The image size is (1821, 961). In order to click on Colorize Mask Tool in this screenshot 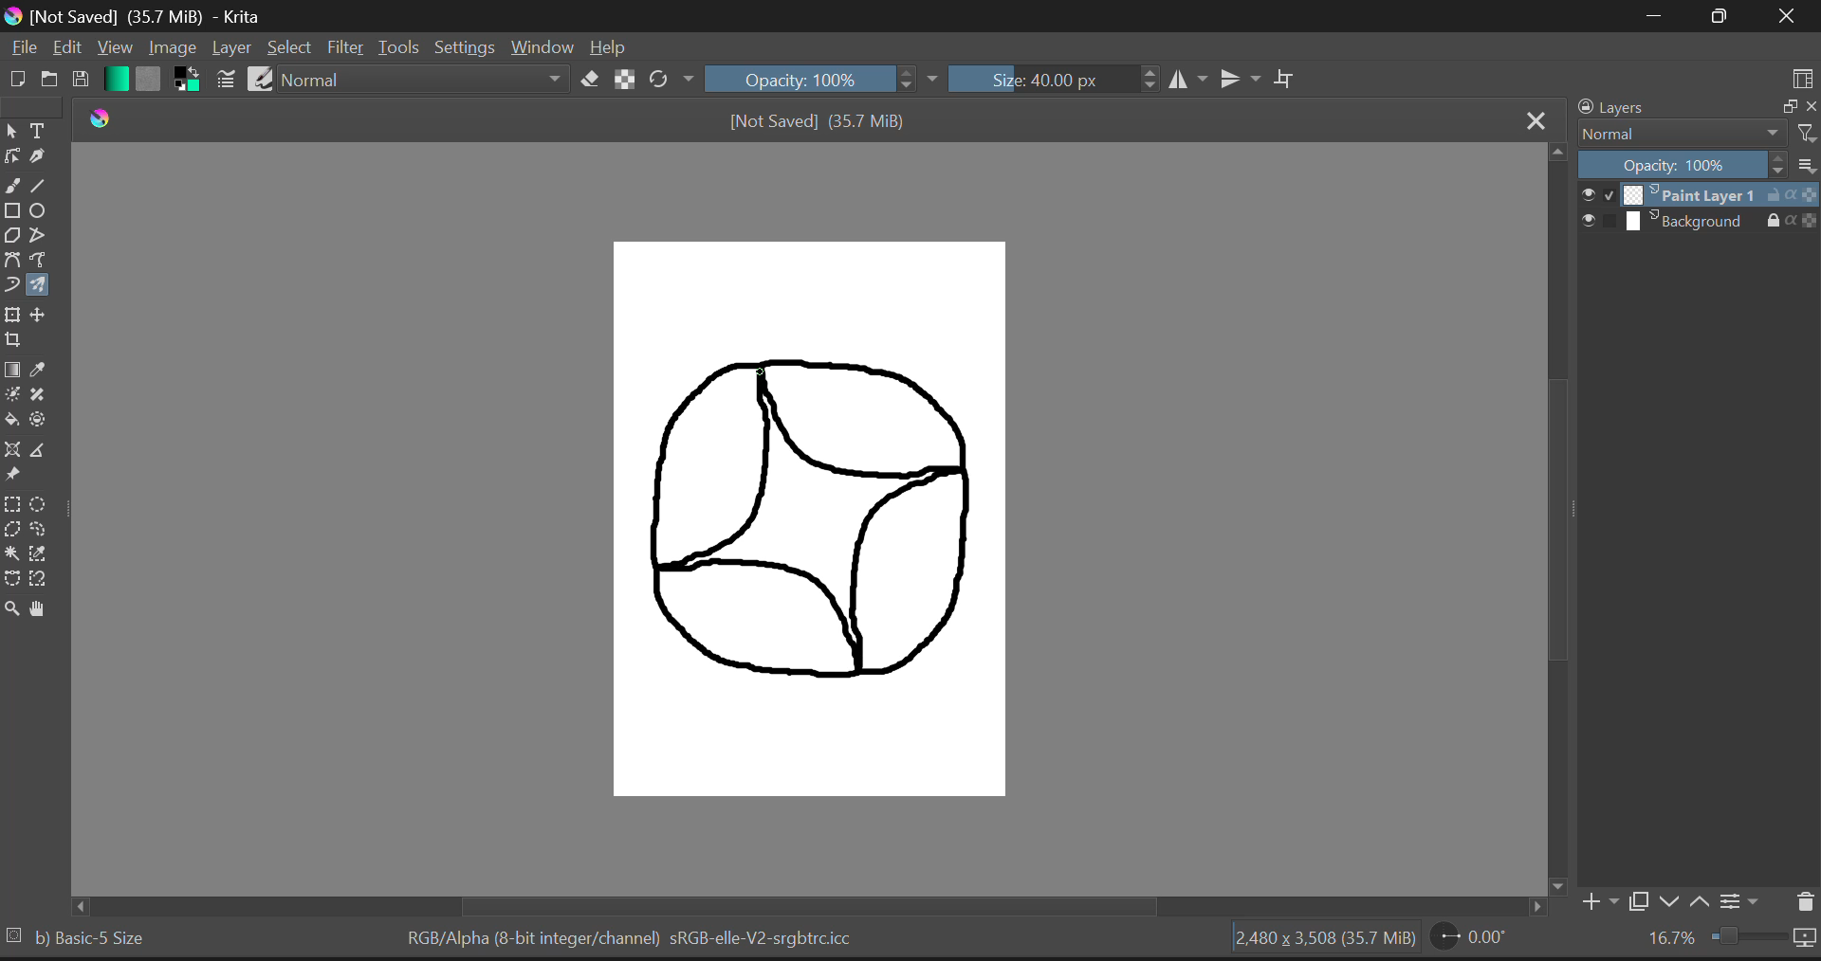, I will do `click(11, 397)`.